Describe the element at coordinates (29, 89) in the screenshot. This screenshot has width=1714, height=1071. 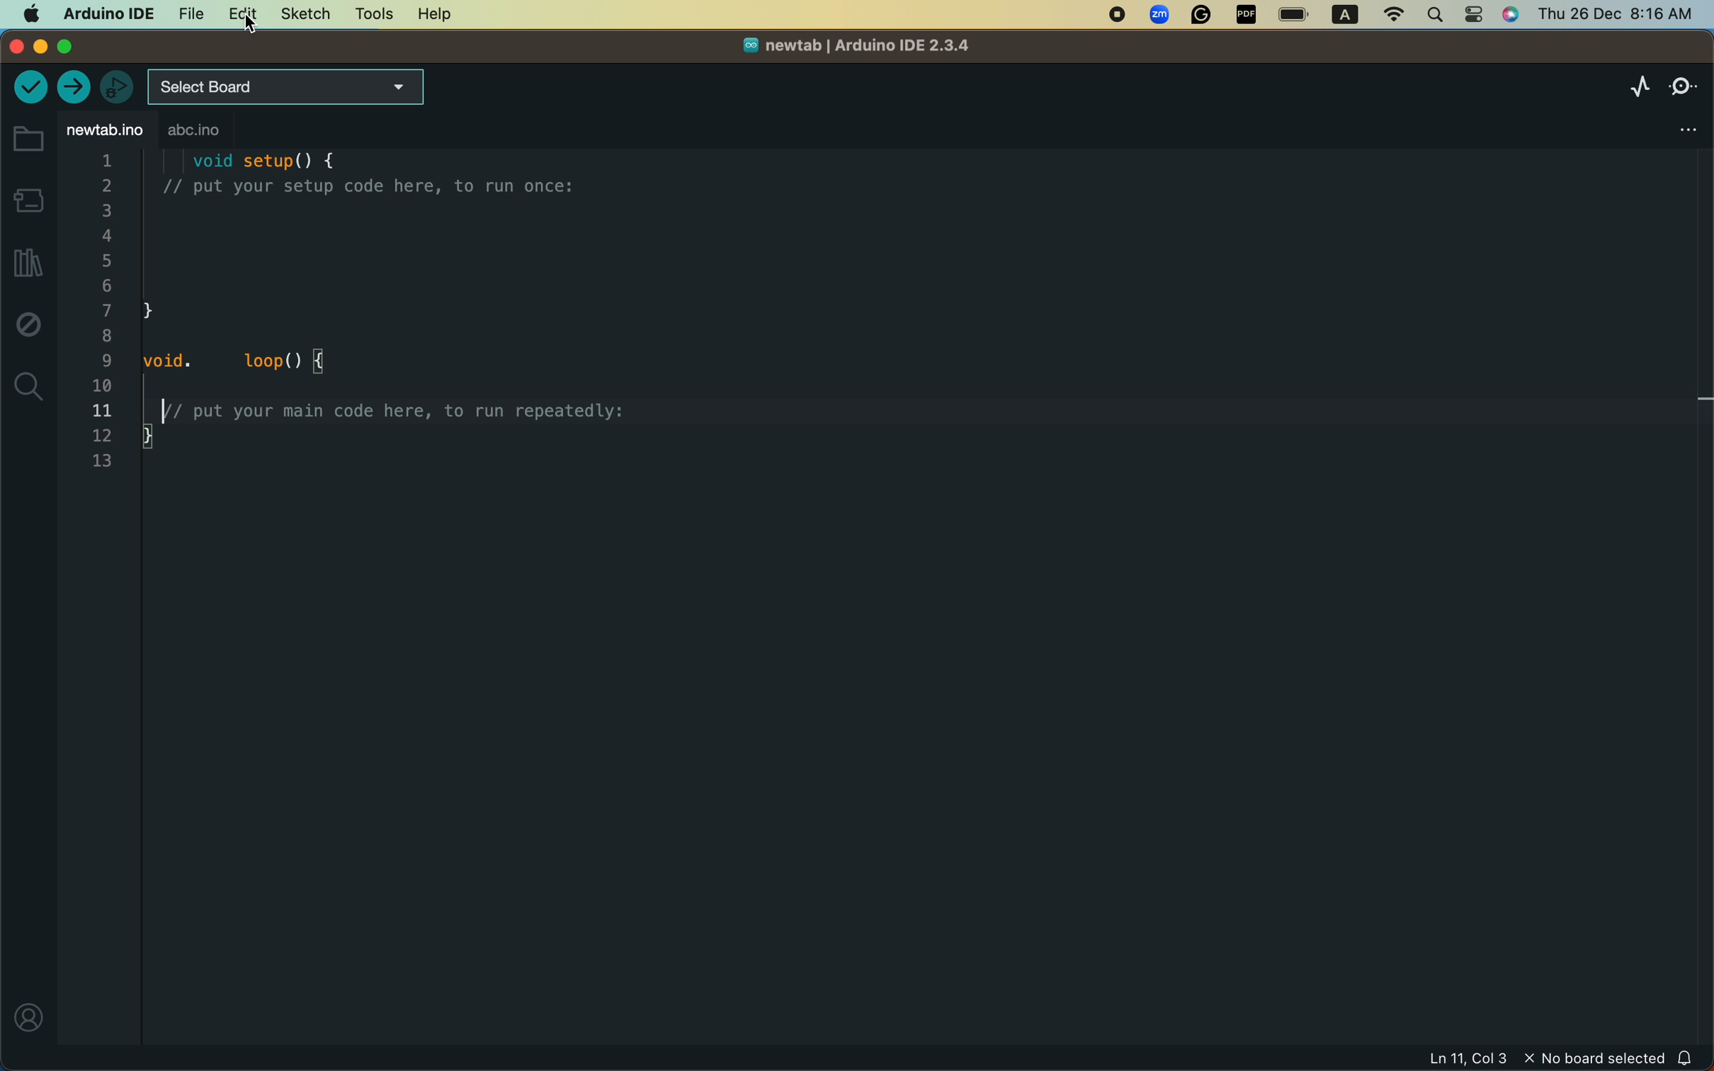
I see `verify` at that location.